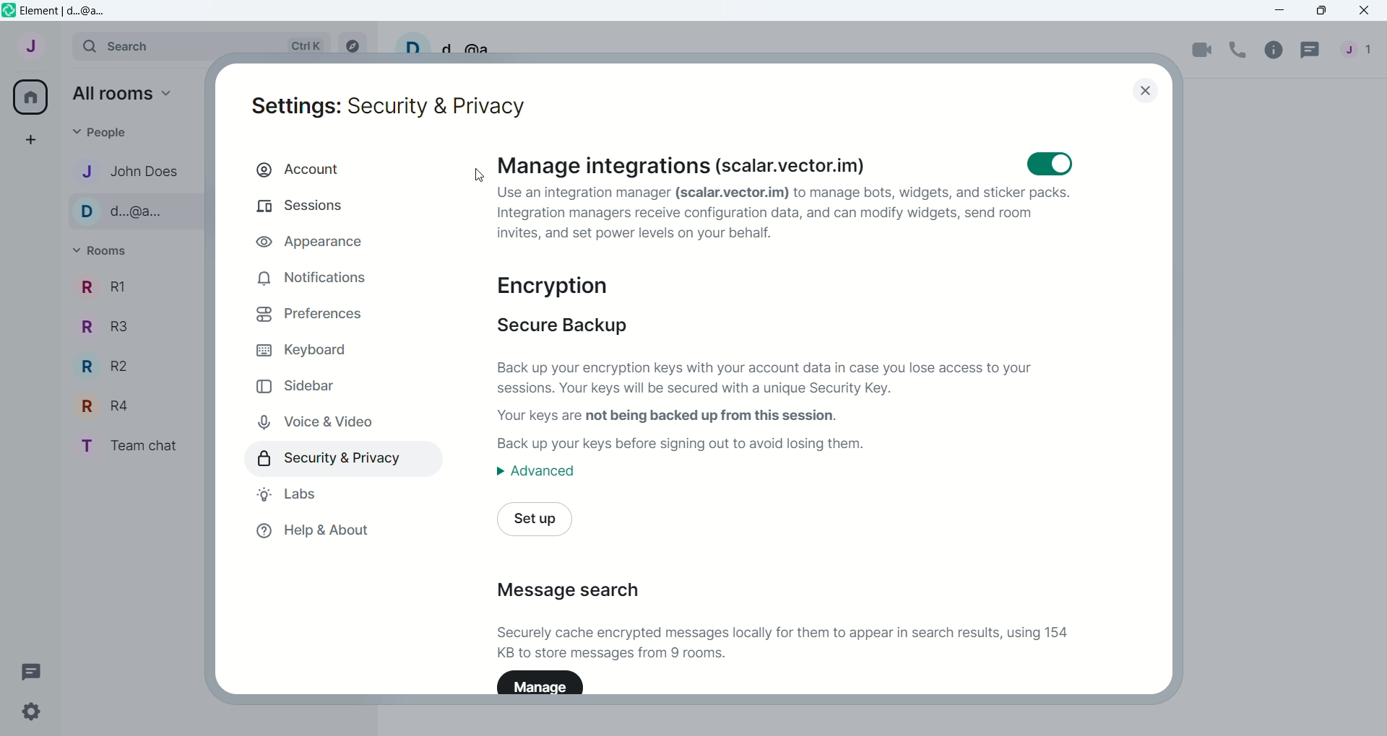 This screenshot has width=1387, height=736. I want to click on settings: security and privacy, so click(393, 111).